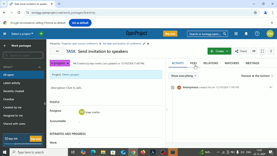  What do you see at coordinates (27, 12) in the screenshot?
I see `View site information` at bounding box center [27, 12].